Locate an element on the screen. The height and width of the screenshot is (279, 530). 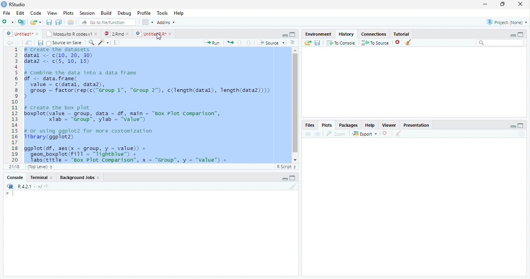
Maximize is located at coordinates (293, 178).